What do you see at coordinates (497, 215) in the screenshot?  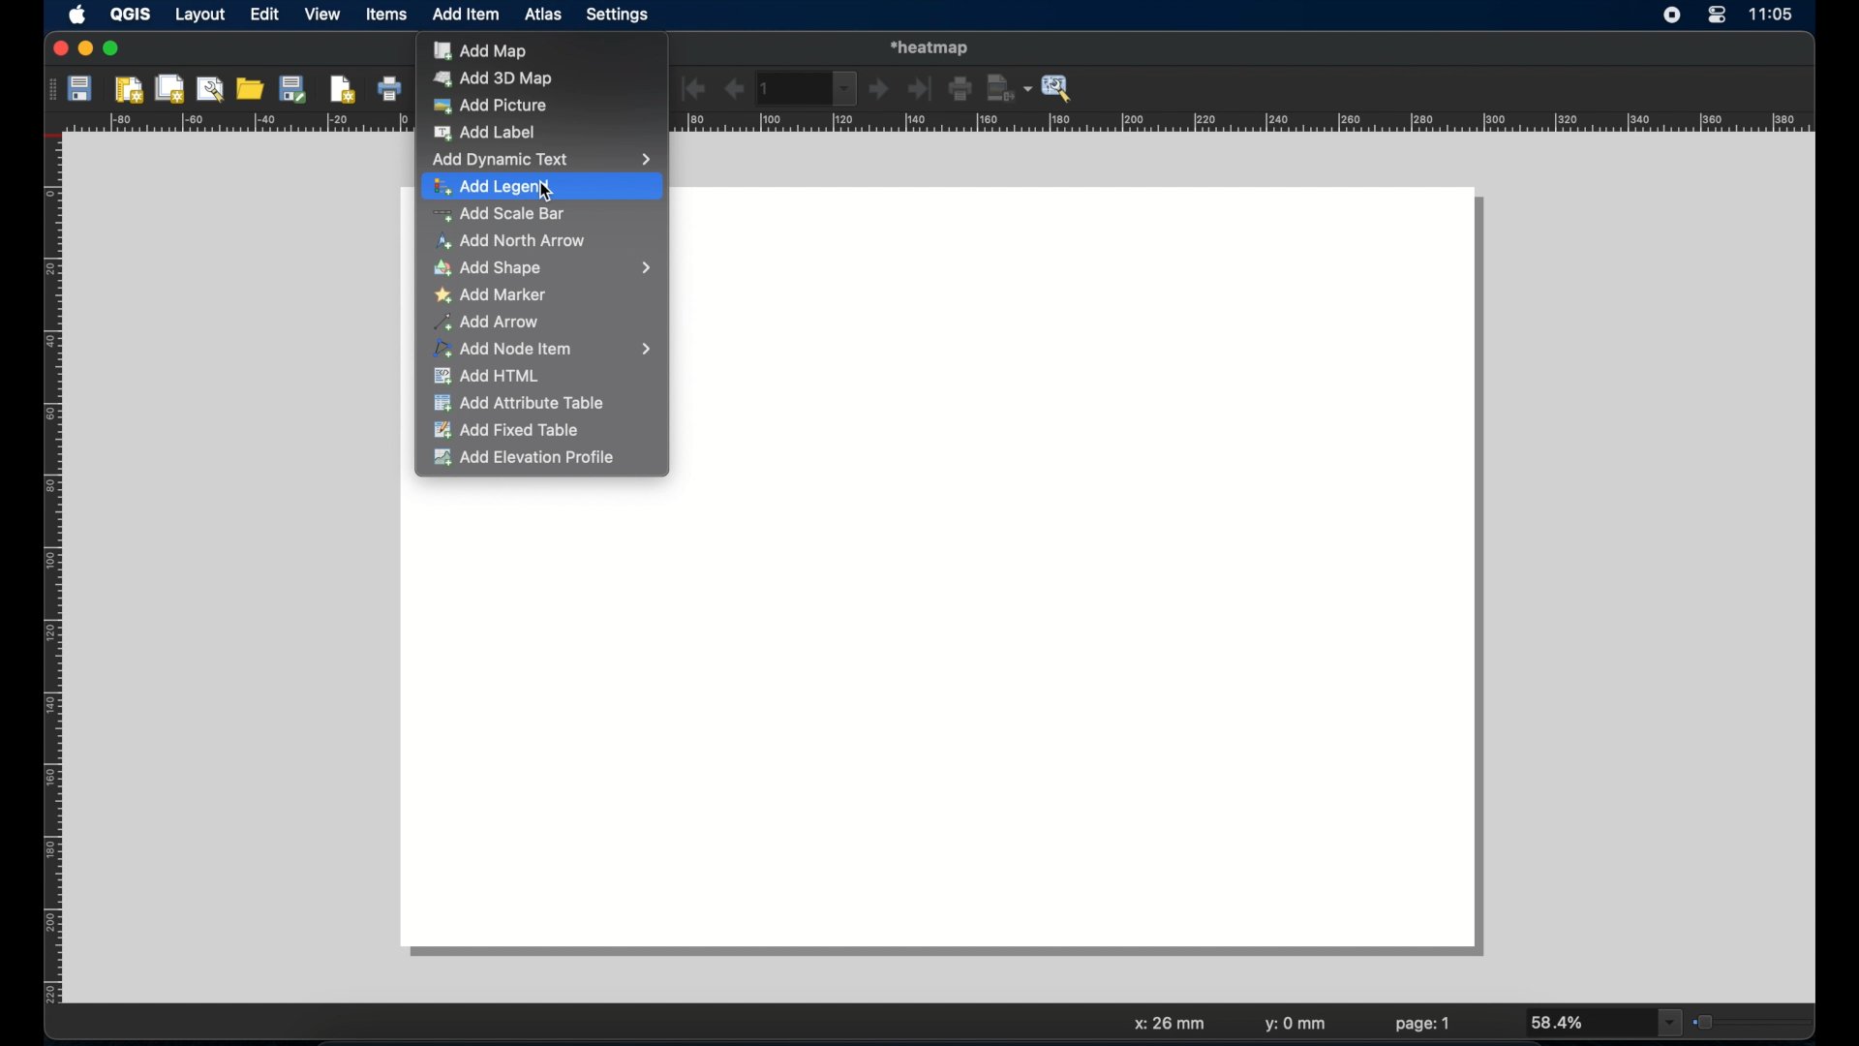 I see `add scale bar` at bounding box center [497, 215].